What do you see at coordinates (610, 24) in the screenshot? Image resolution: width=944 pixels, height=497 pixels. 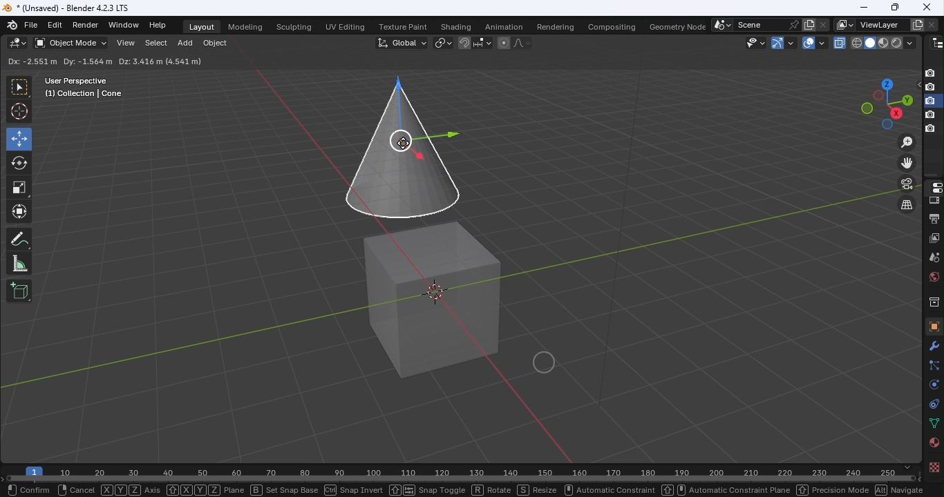 I see `Compositing` at bounding box center [610, 24].